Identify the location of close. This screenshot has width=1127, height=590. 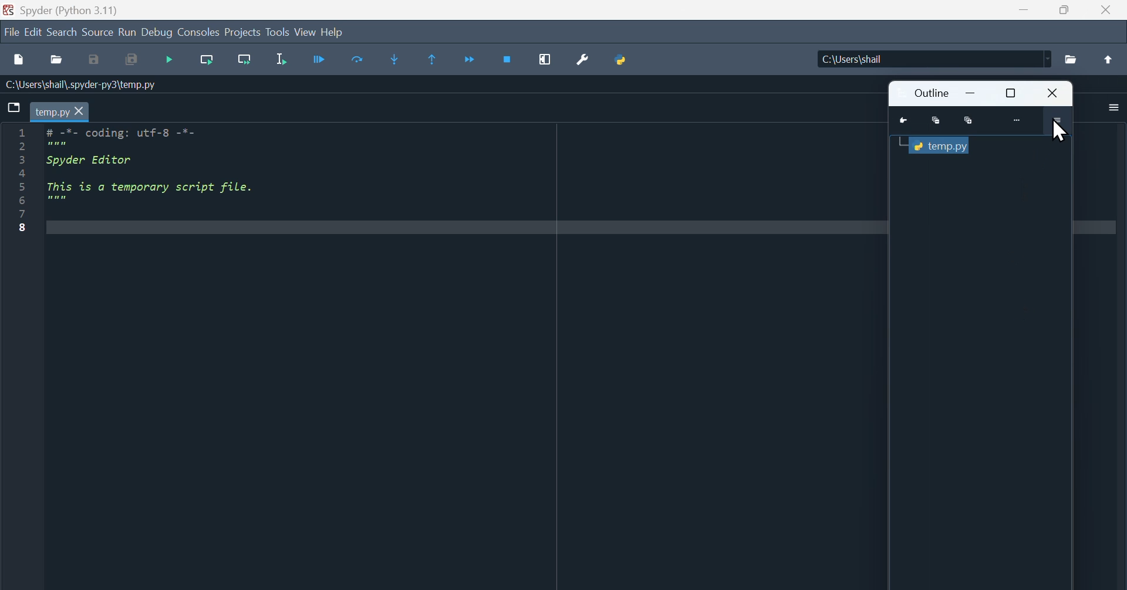
(1105, 10).